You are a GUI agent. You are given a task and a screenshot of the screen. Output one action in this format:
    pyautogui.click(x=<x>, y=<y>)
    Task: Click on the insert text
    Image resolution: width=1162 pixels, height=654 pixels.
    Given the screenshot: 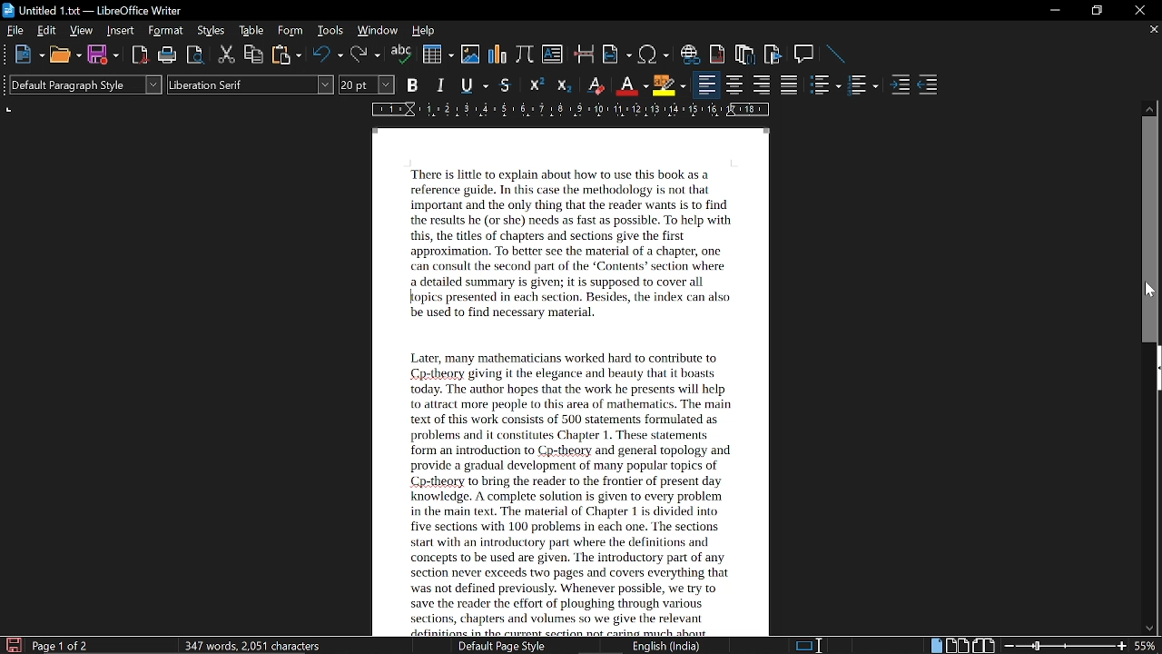 What is the action you would take?
    pyautogui.click(x=552, y=56)
    